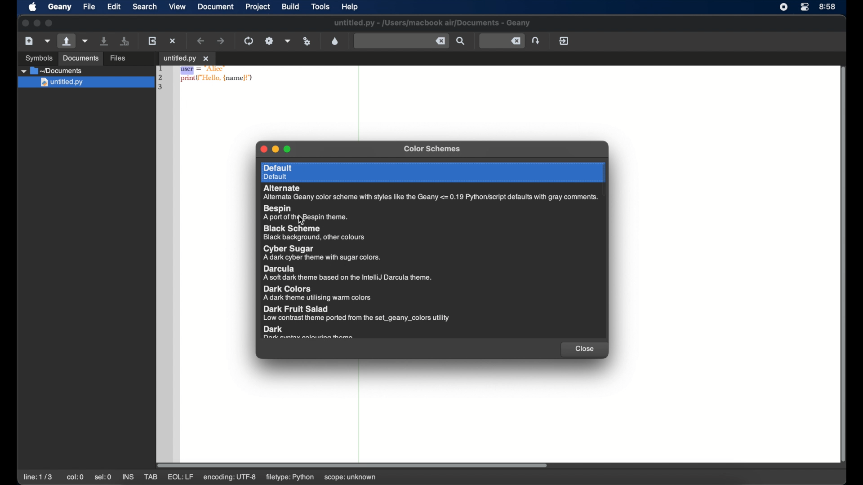 This screenshot has width=863, height=485. What do you see at coordinates (309, 332) in the screenshot?
I see `dark ` at bounding box center [309, 332].